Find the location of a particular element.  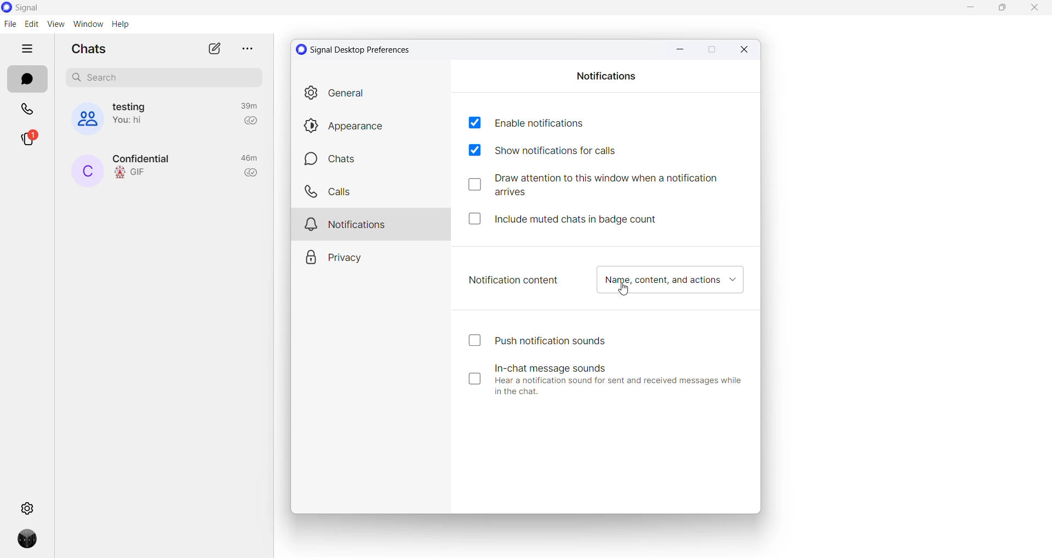

search chat is located at coordinates (164, 78).